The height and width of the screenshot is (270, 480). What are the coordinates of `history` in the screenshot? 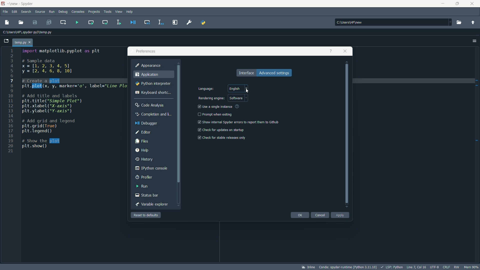 It's located at (145, 159).